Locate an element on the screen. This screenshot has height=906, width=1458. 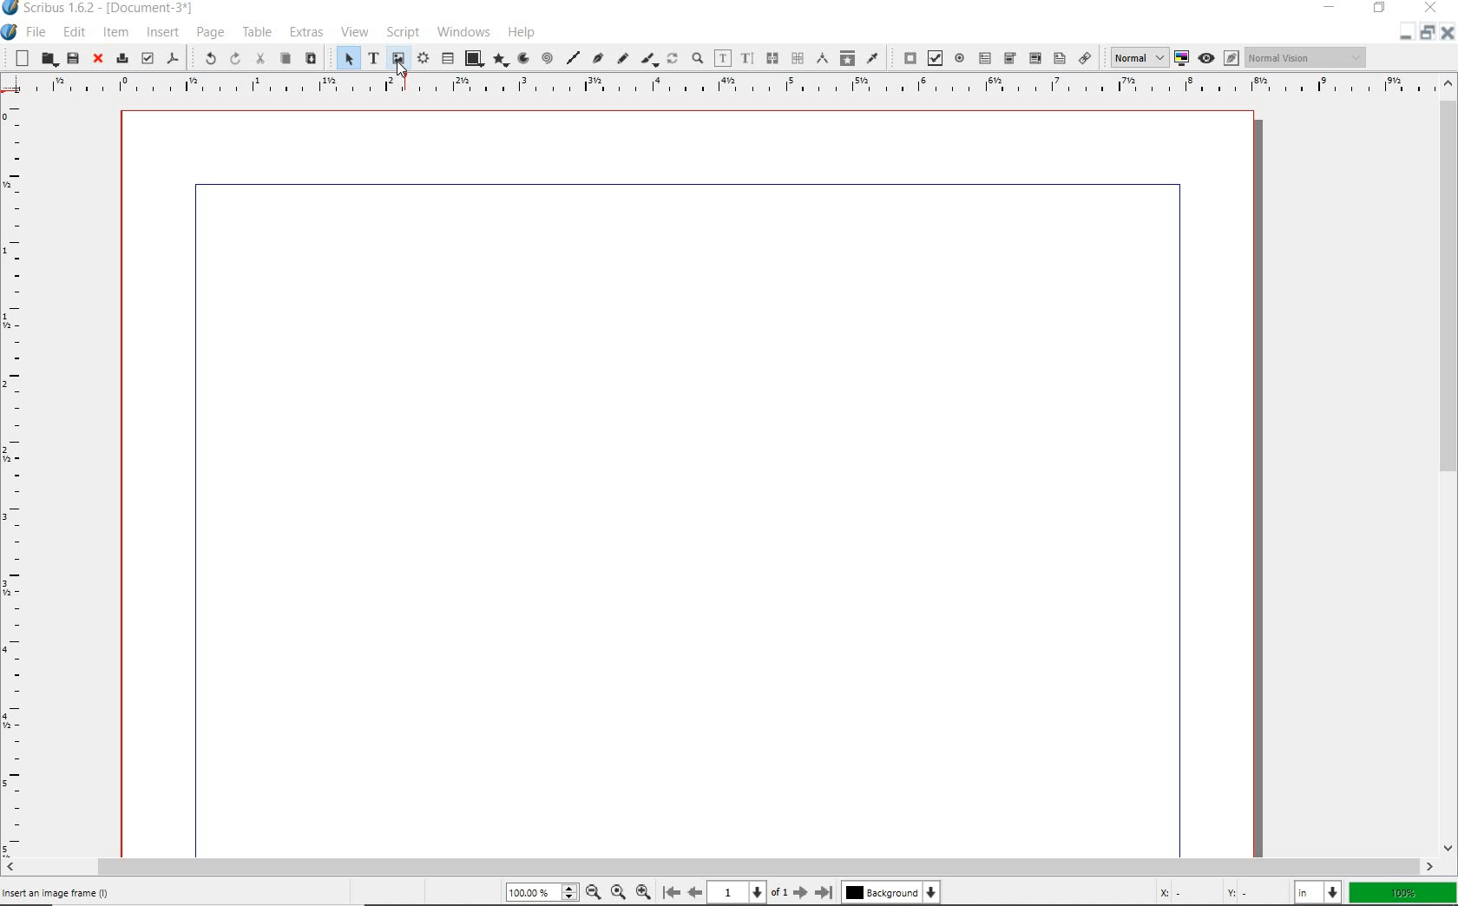
zoom level is located at coordinates (541, 895).